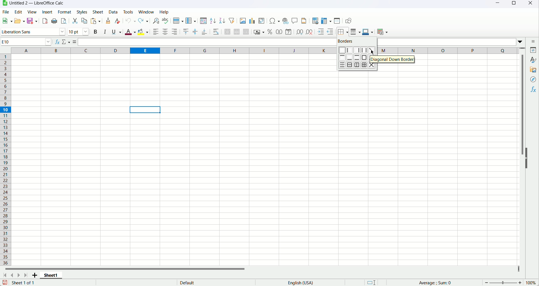  What do you see at coordinates (165, 12) in the screenshot?
I see `Help` at bounding box center [165, 12].